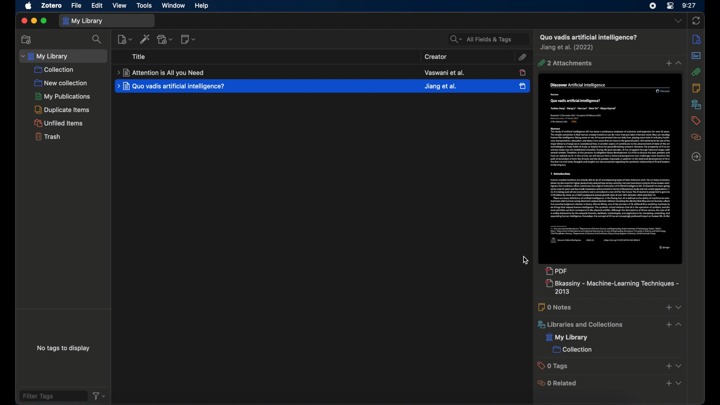  What do you see at coordinates (582, 324) in the screenshot?
I see `libraries and collections` at bounding box center [582, 324].